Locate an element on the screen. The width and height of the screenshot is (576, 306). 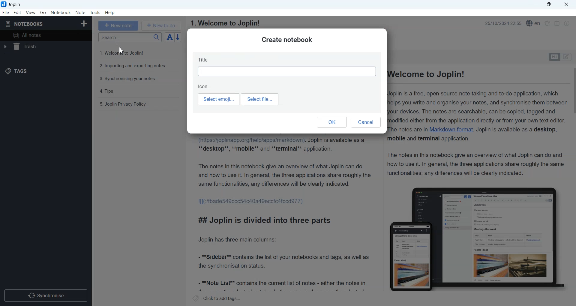
Search bar is located at coordinates (130, 37).